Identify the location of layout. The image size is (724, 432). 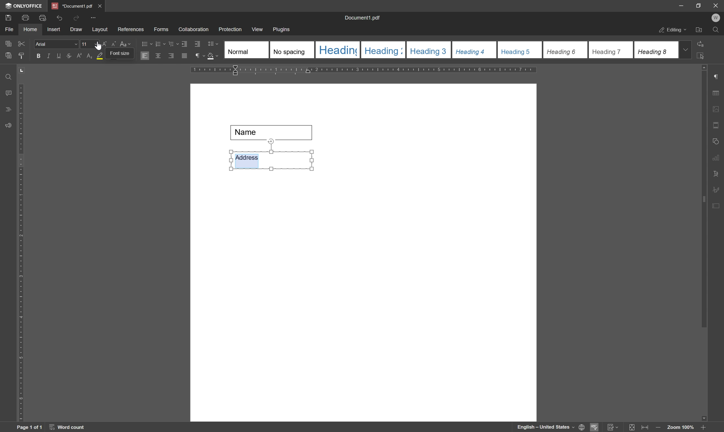
(100, 30).